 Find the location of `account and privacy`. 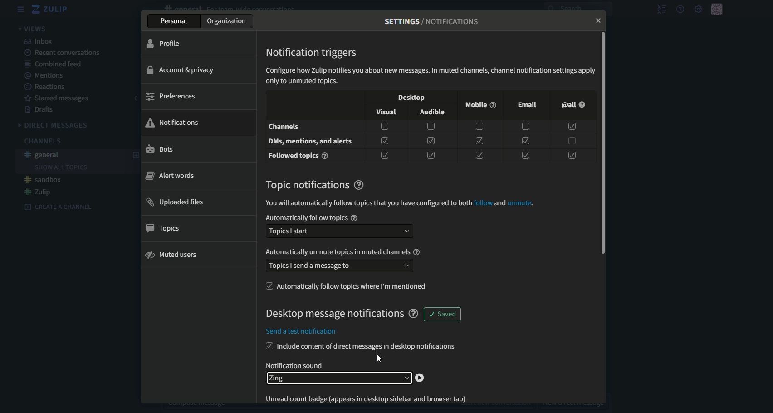

account and privacy is located at coordinates (184, 69).